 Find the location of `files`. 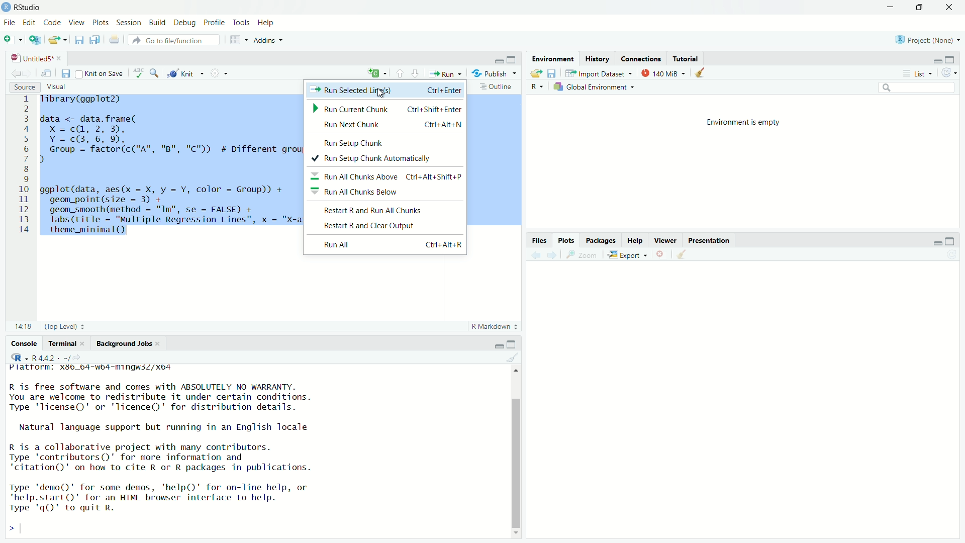

files is located at coordinates (555, 74).